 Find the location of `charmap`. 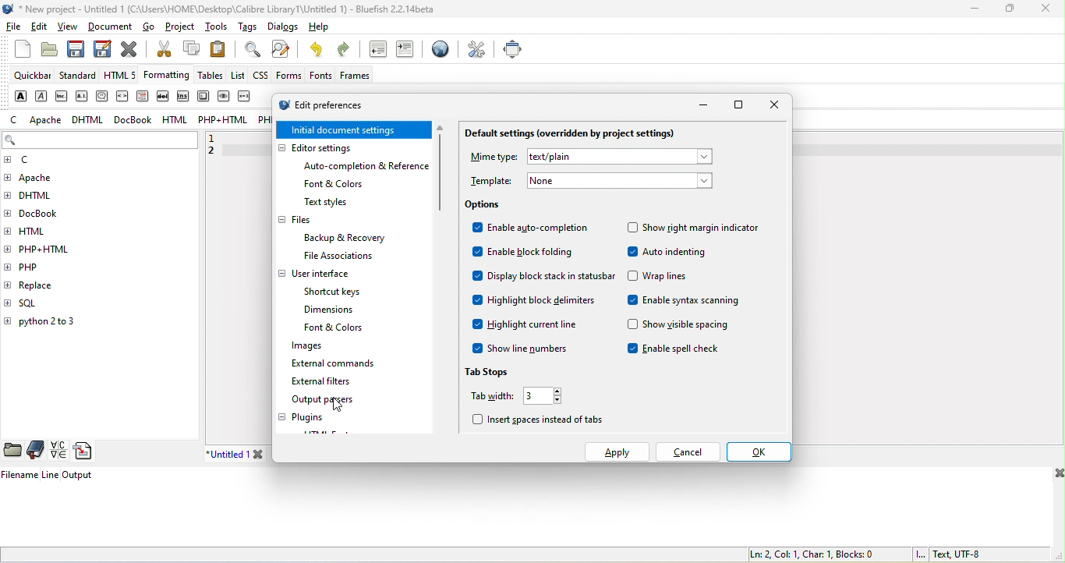

charmap is located at coordinates (58, 451).